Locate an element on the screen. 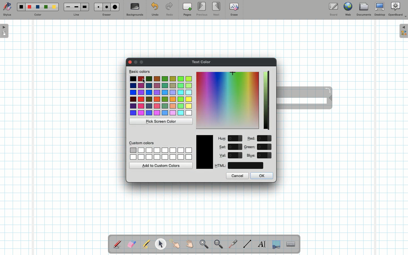  Medium eraser is located at coordinates (106, 7).